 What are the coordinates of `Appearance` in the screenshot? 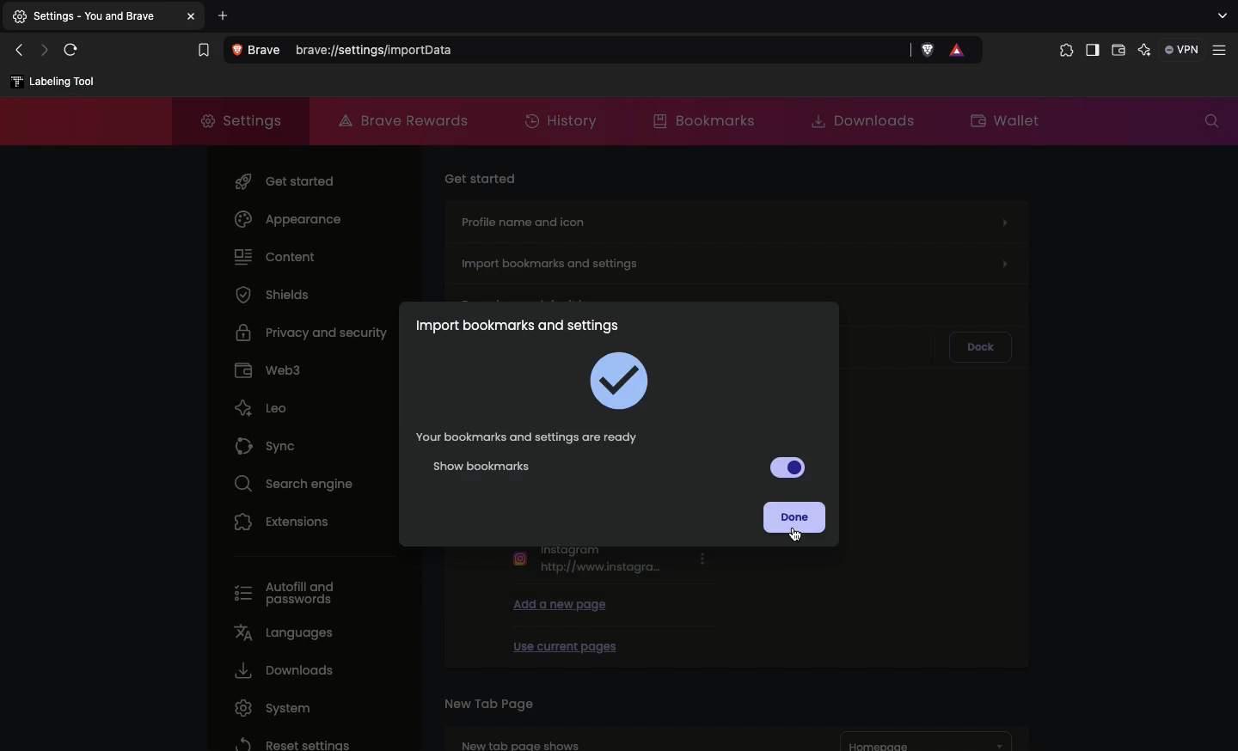 It's located at (288, 219).